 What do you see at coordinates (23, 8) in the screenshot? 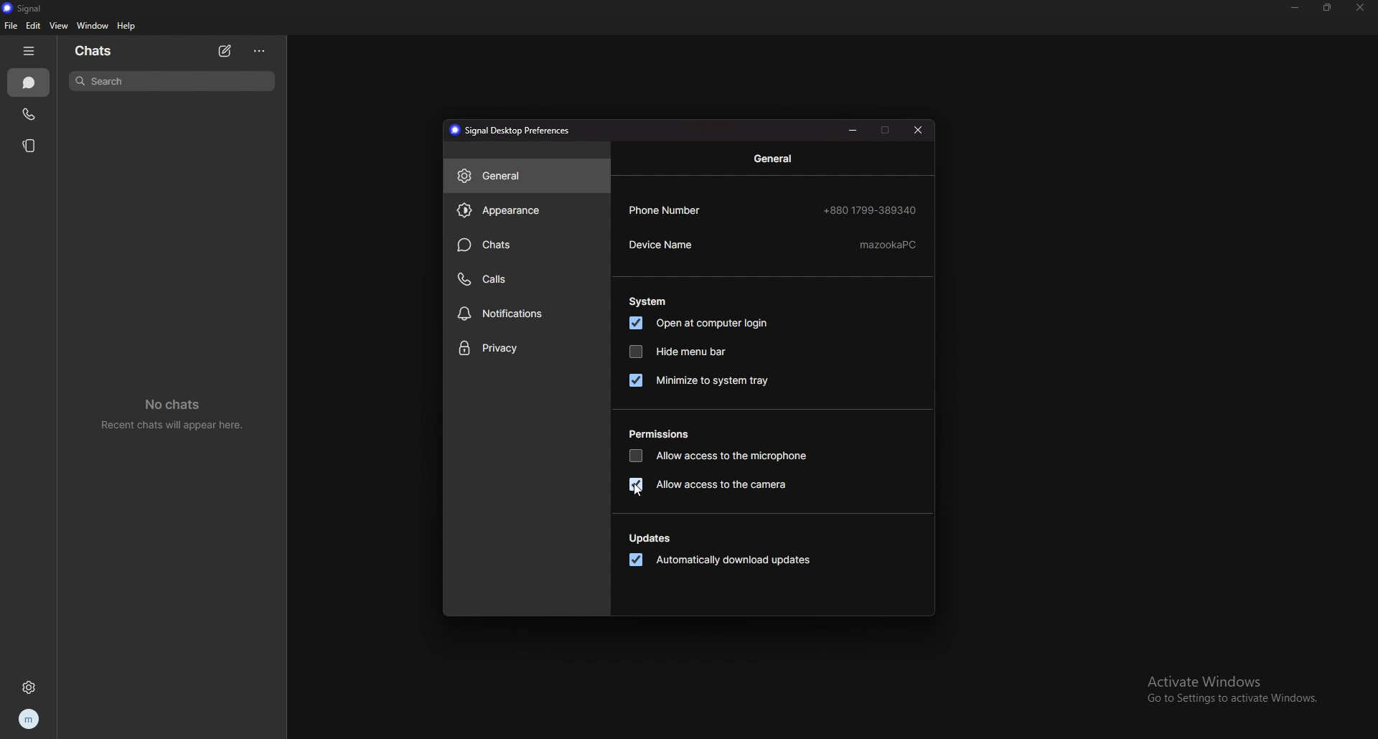
I see `signal` at bounding box center [23, 8].